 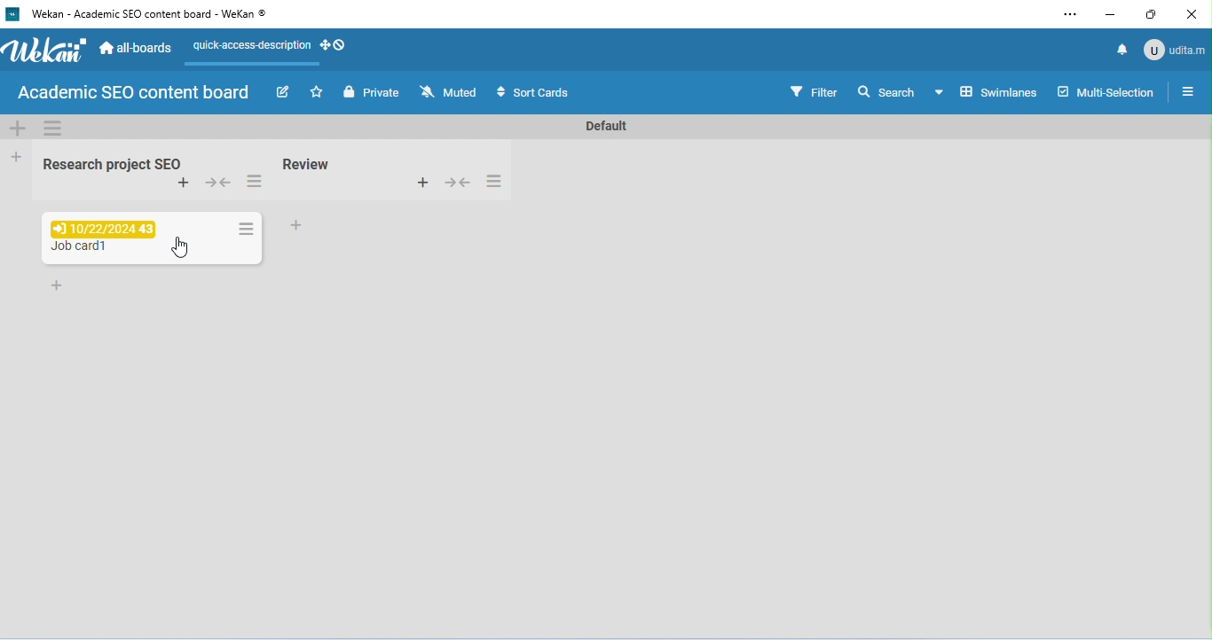 What do you see at coordinates (450, 92) in the screenshot?
I see `muted` at bounding box center [450, 92].